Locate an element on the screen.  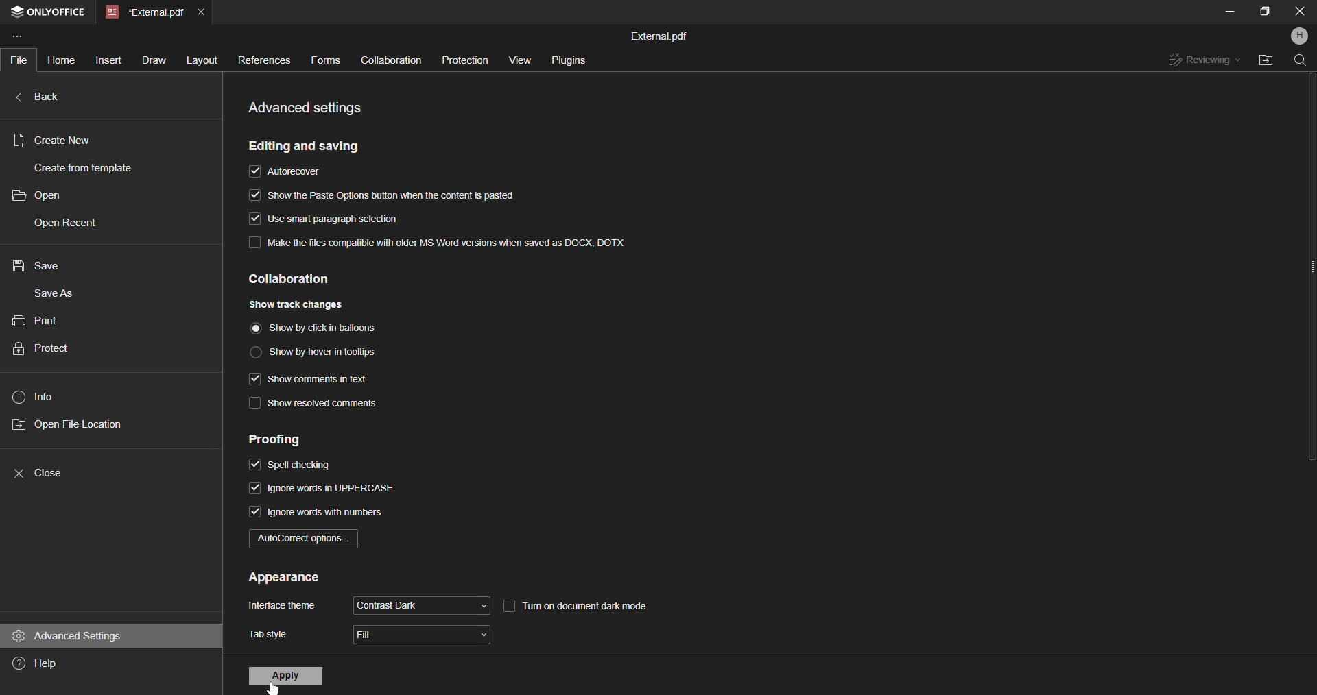
show the paste options is located at coordinates (381, 197).